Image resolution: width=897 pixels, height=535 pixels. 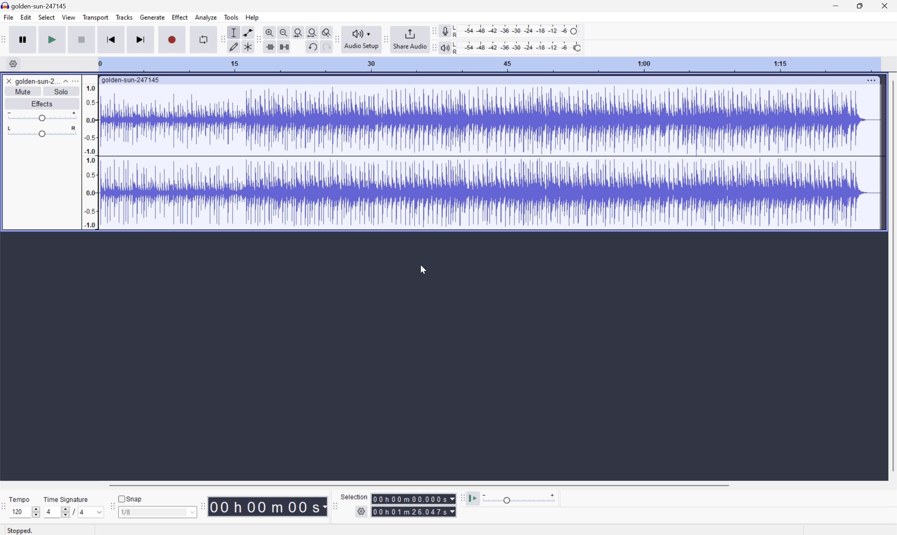 What do you see at coordinates (285, 46) in the screenshot?
I see `Silence audio selection` at bounding box center [285, 46].